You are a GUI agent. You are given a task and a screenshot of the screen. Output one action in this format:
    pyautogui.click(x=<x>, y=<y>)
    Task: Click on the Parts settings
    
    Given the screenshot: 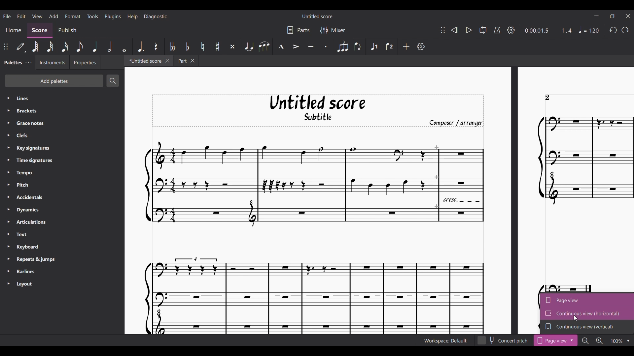 What is the action you would take?
    pyautogui.click(x=299, y=30)
    